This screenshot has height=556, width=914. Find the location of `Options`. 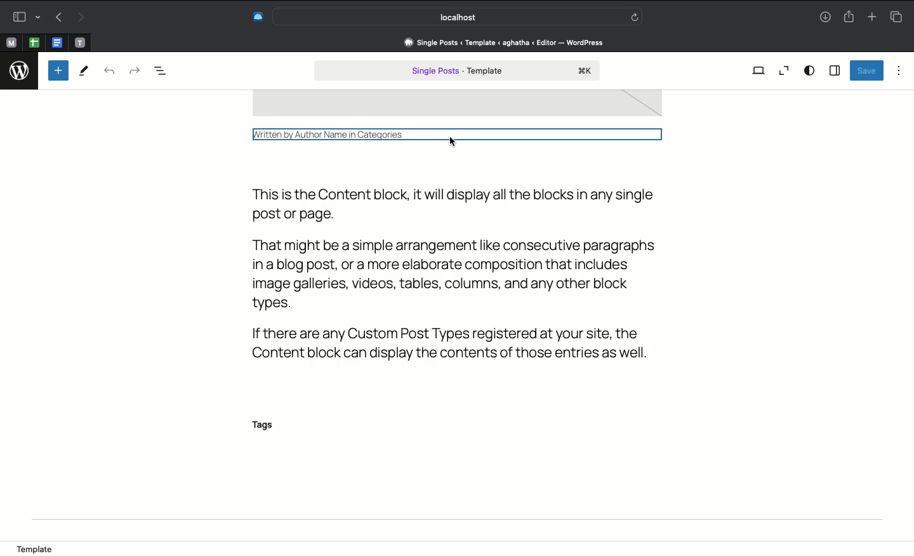

Options is located at coordinates (899, 70).